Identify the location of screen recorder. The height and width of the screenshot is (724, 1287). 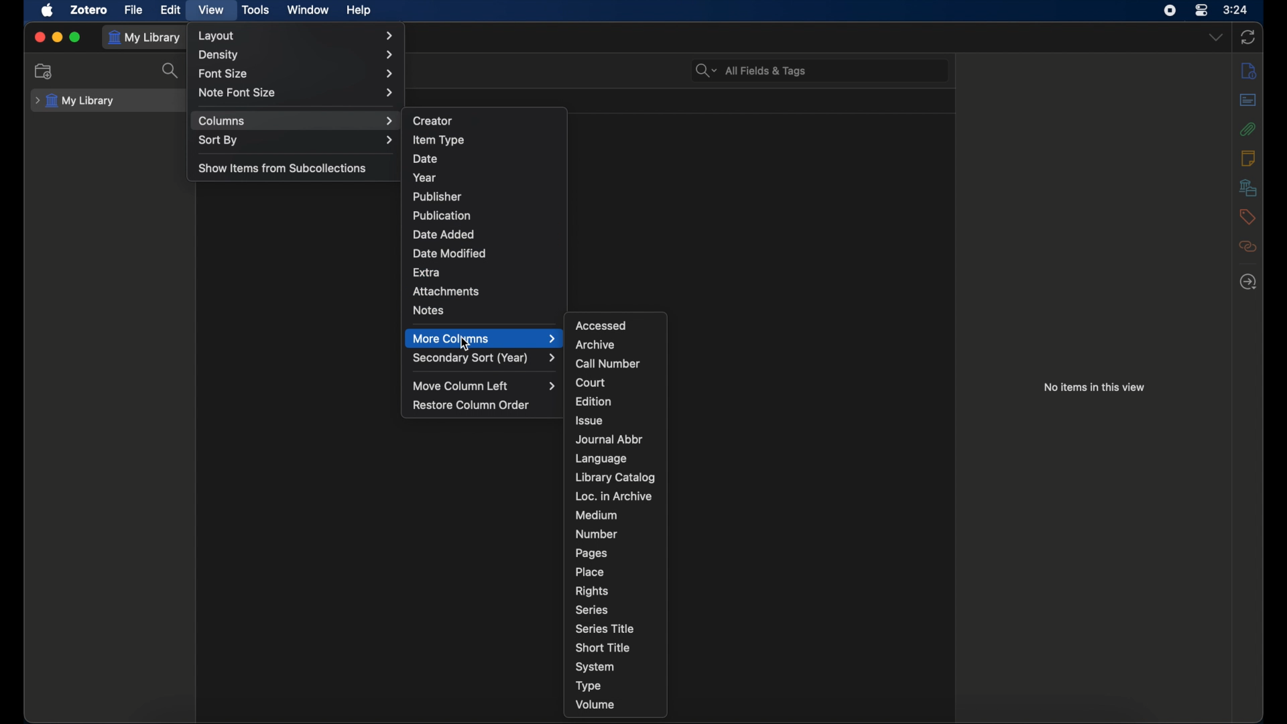
(1170, 11).